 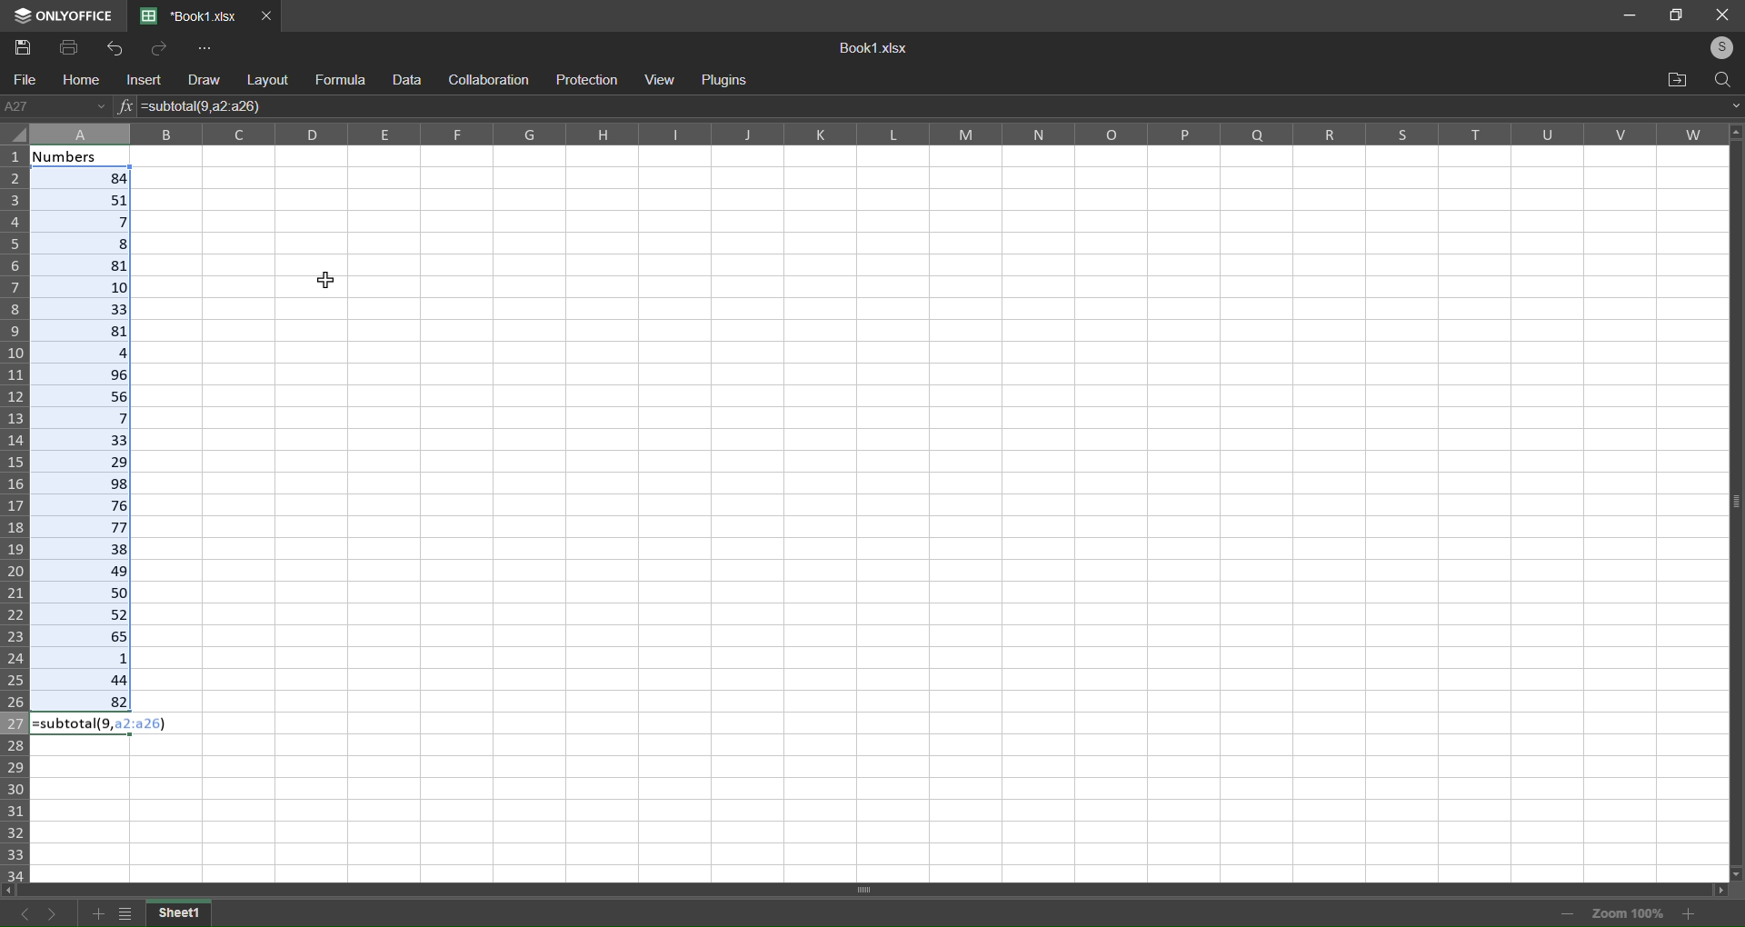 What do you see at coordinates (952, 513) in the screenshot?
I see `cells` at bounding box center [952, 513].